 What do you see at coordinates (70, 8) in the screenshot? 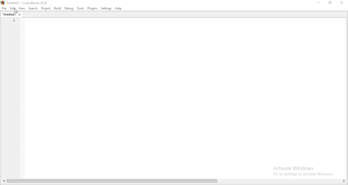
I see `debug` at bounding box center [70, 8].